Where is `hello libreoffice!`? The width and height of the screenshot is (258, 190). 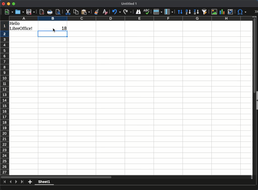
hello libreoffice! is located at coordinates (22, 26).